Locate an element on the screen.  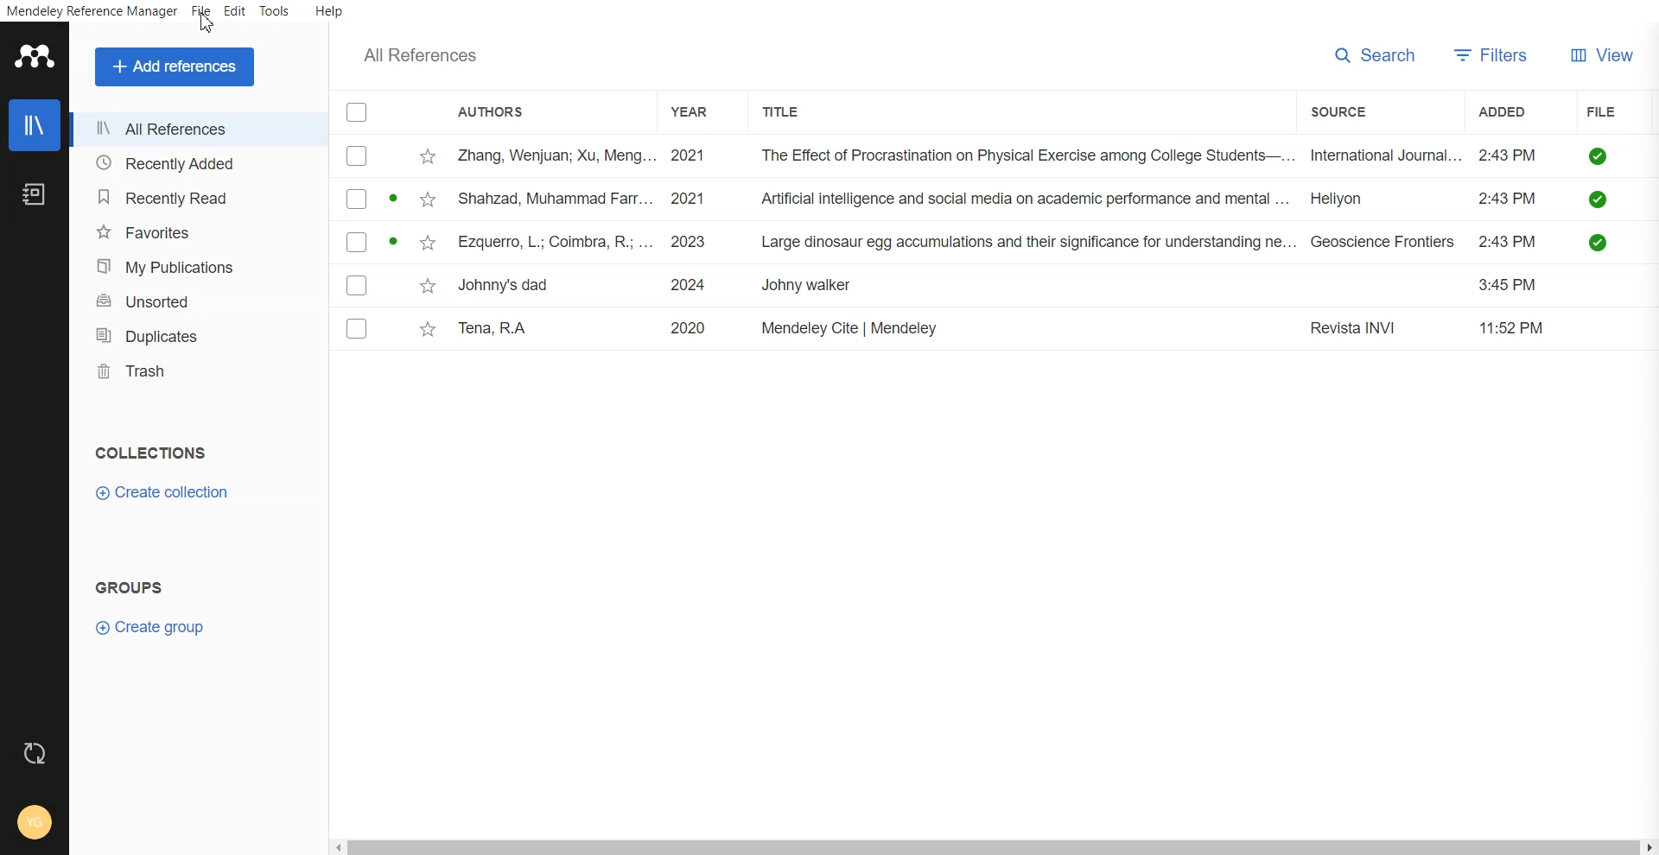
checkbox is located at coordinates (356, 284).